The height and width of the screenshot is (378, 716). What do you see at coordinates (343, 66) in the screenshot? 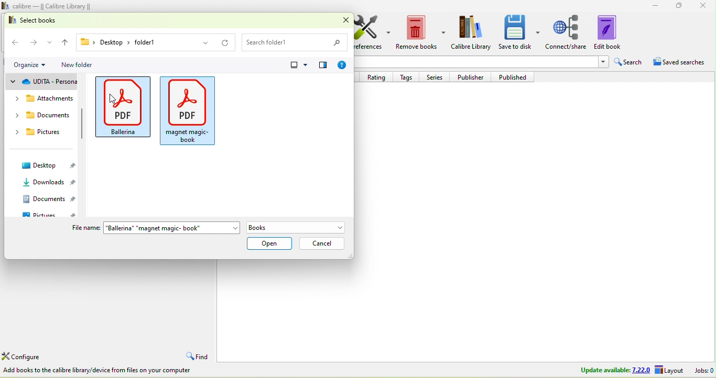
I see `?` at bounding box center [343, 66].